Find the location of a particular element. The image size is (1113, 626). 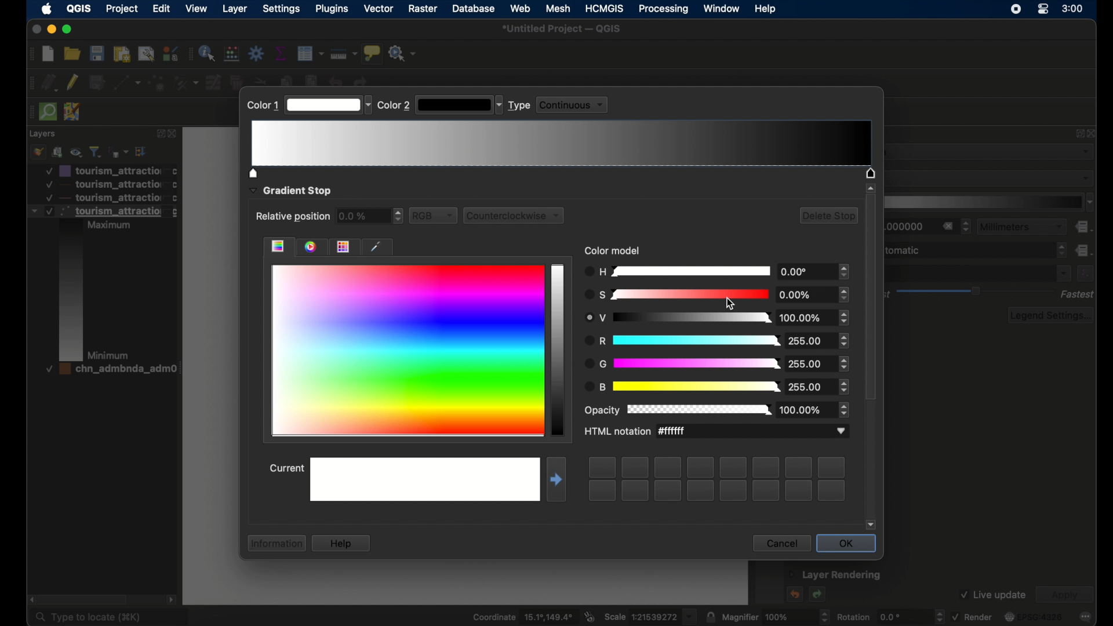

messages is located at coordinates (1086, 617).